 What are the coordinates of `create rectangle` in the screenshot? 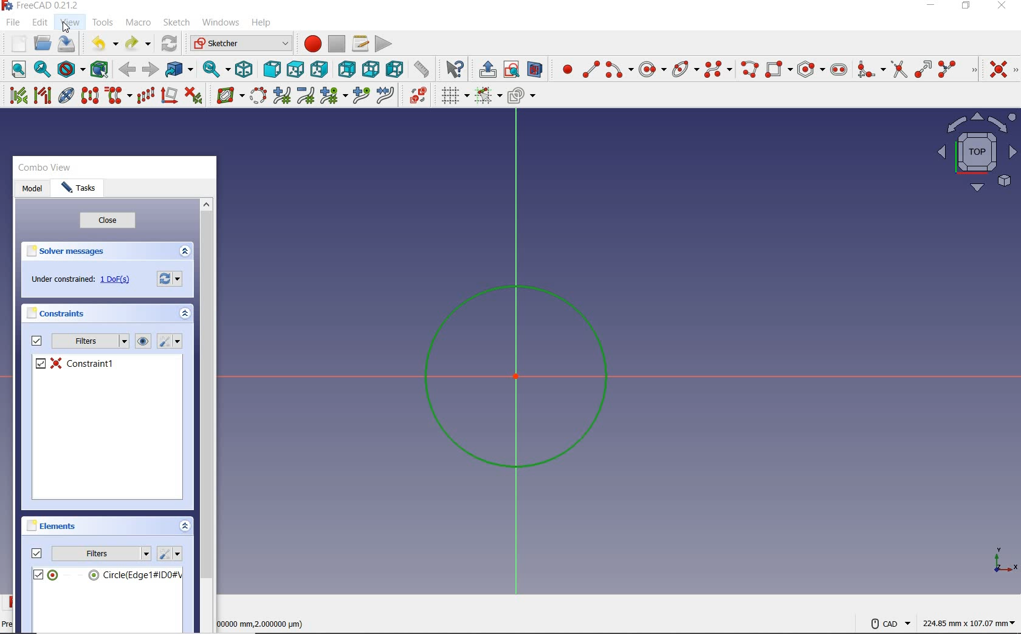 It's located at (779, 69).